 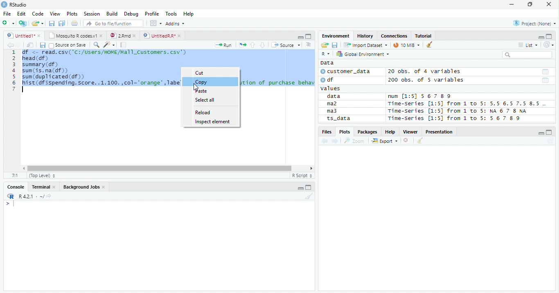 I want to click on Open folder, so click(x=324, y=45).